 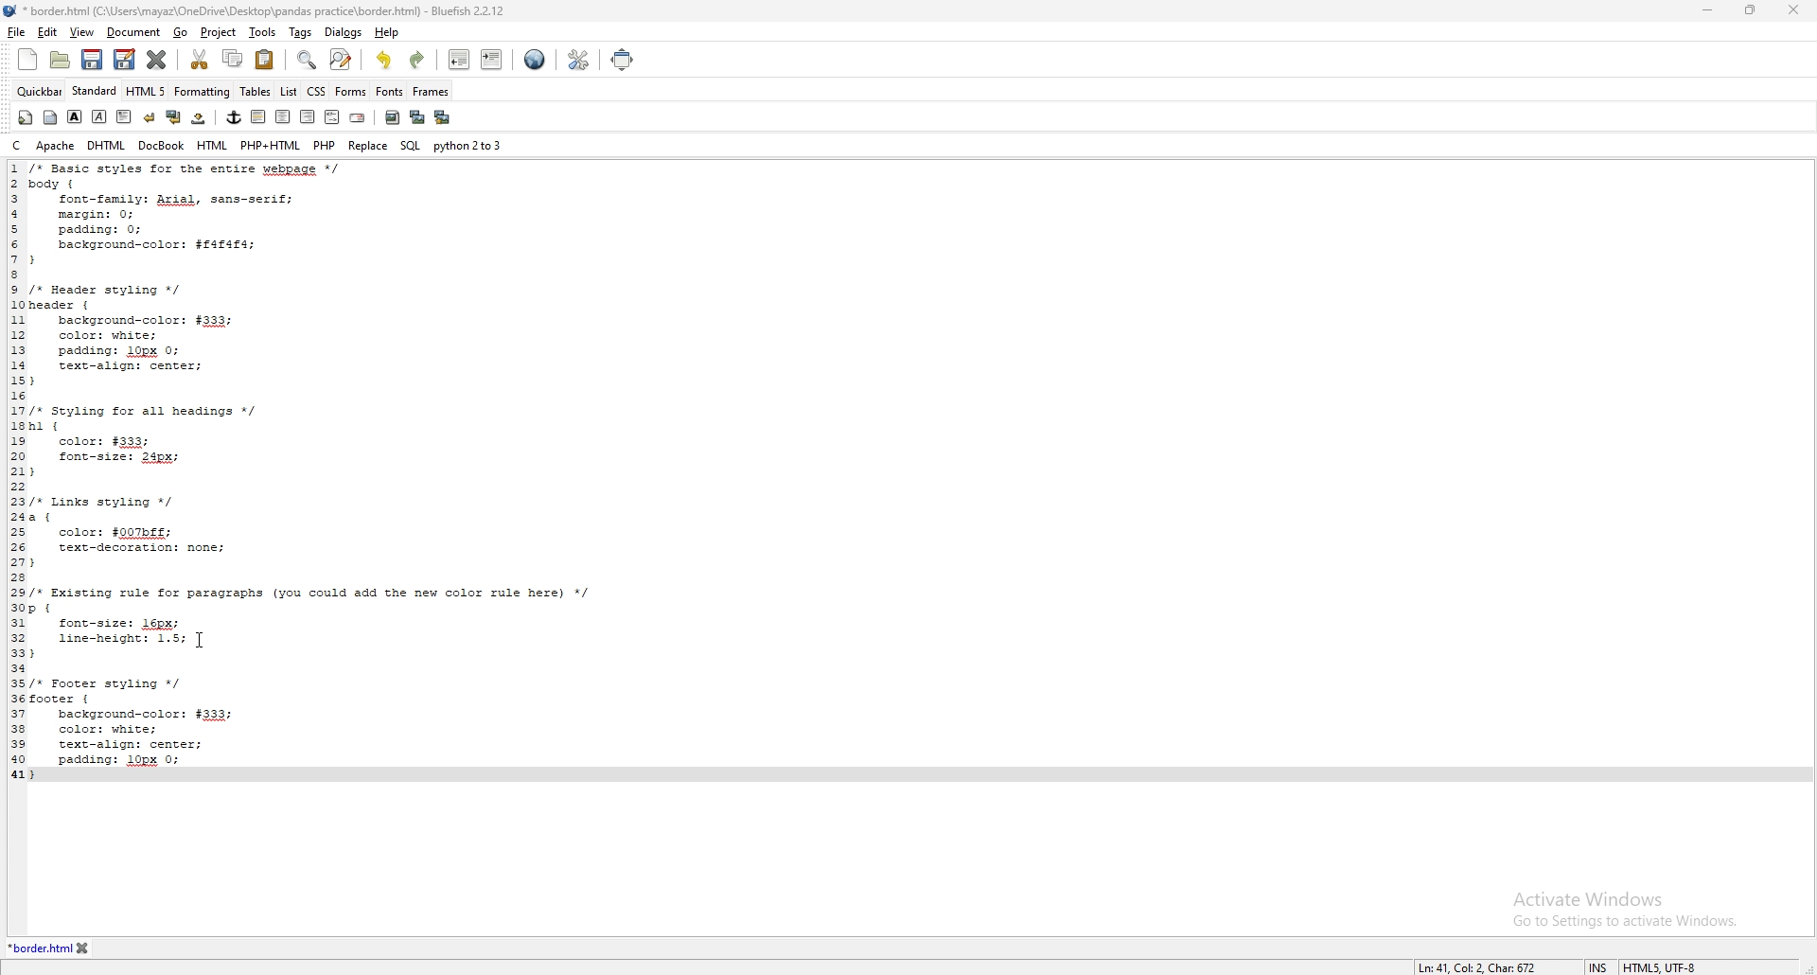 I want to click on preview in web, so click(x=536, y=59).